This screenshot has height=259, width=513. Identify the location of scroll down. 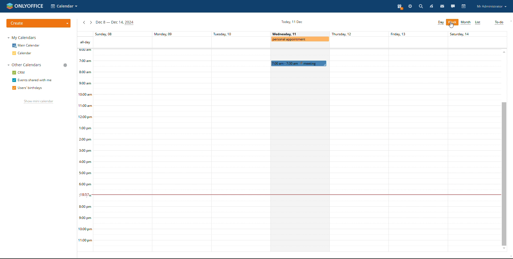
(510, 257).